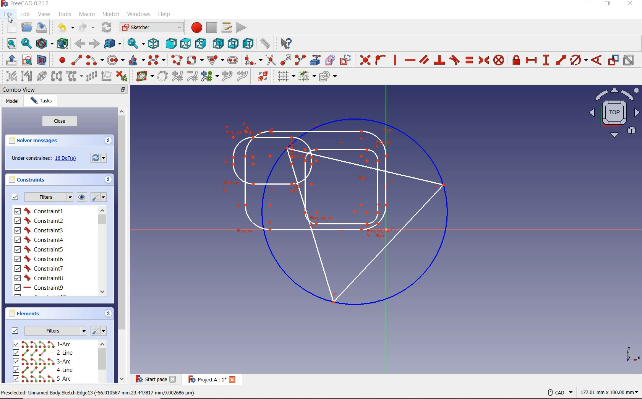 This screenshot has width=642, height=399. What do you see at coordinates (20, 89) in the screenshot?
I see `combo view` at bounding box center [20, 89].